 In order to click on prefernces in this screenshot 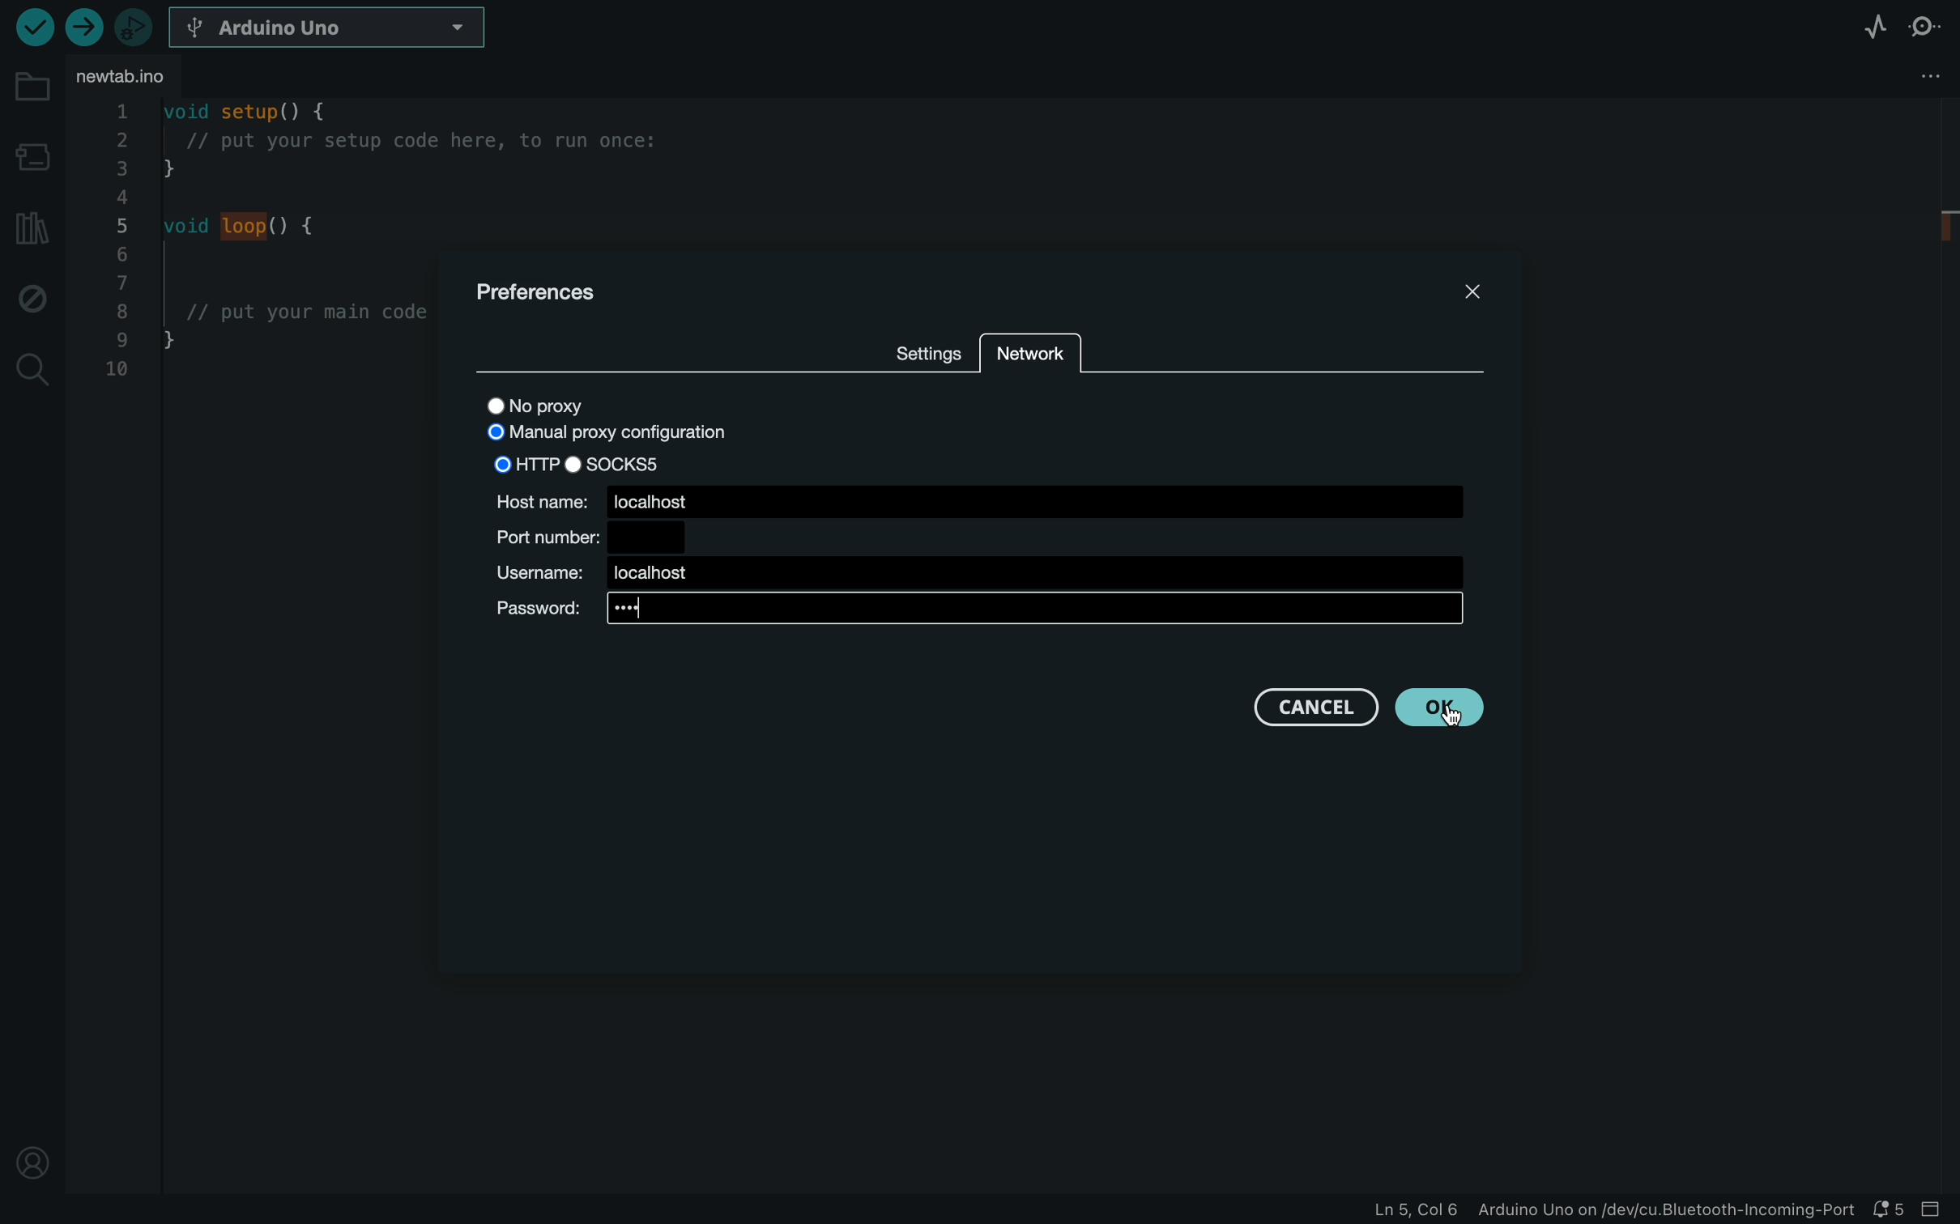, I will do `click(566, 289)`.